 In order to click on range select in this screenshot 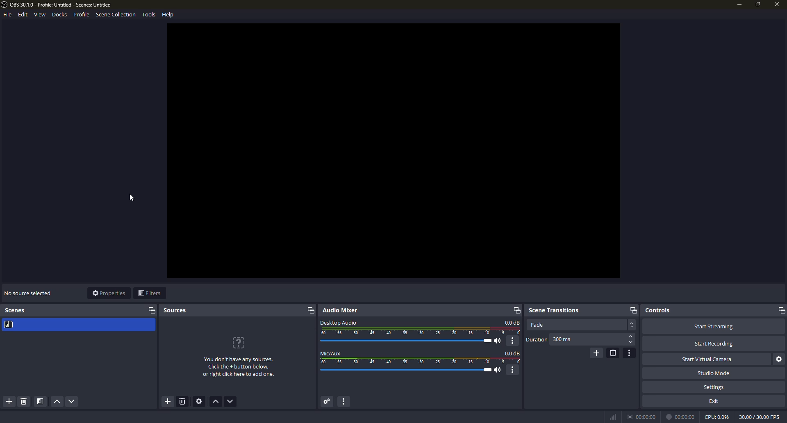, I will do `click(421, 361)`.